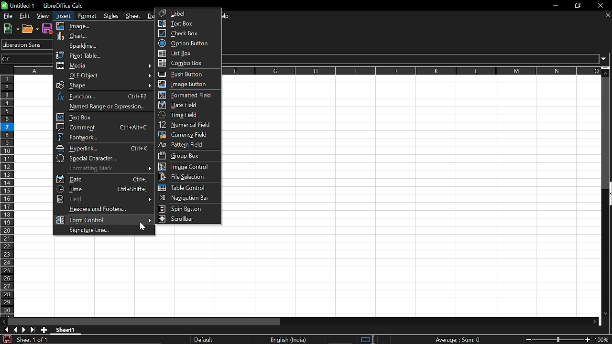 This screenshot has height=344, width=612. What do you see at coordinates (185, 219) in the screenshot?
I see `Scrollbar` at bounding box center [185, 219].